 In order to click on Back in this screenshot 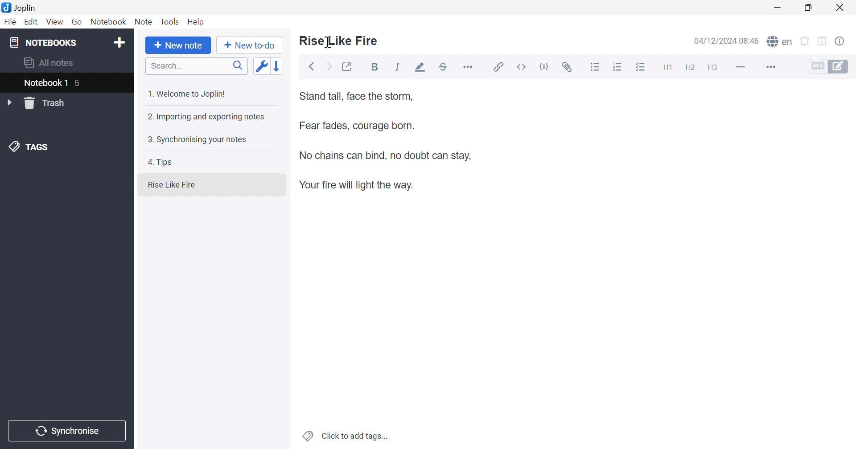, I will do `click(311, 67)`.